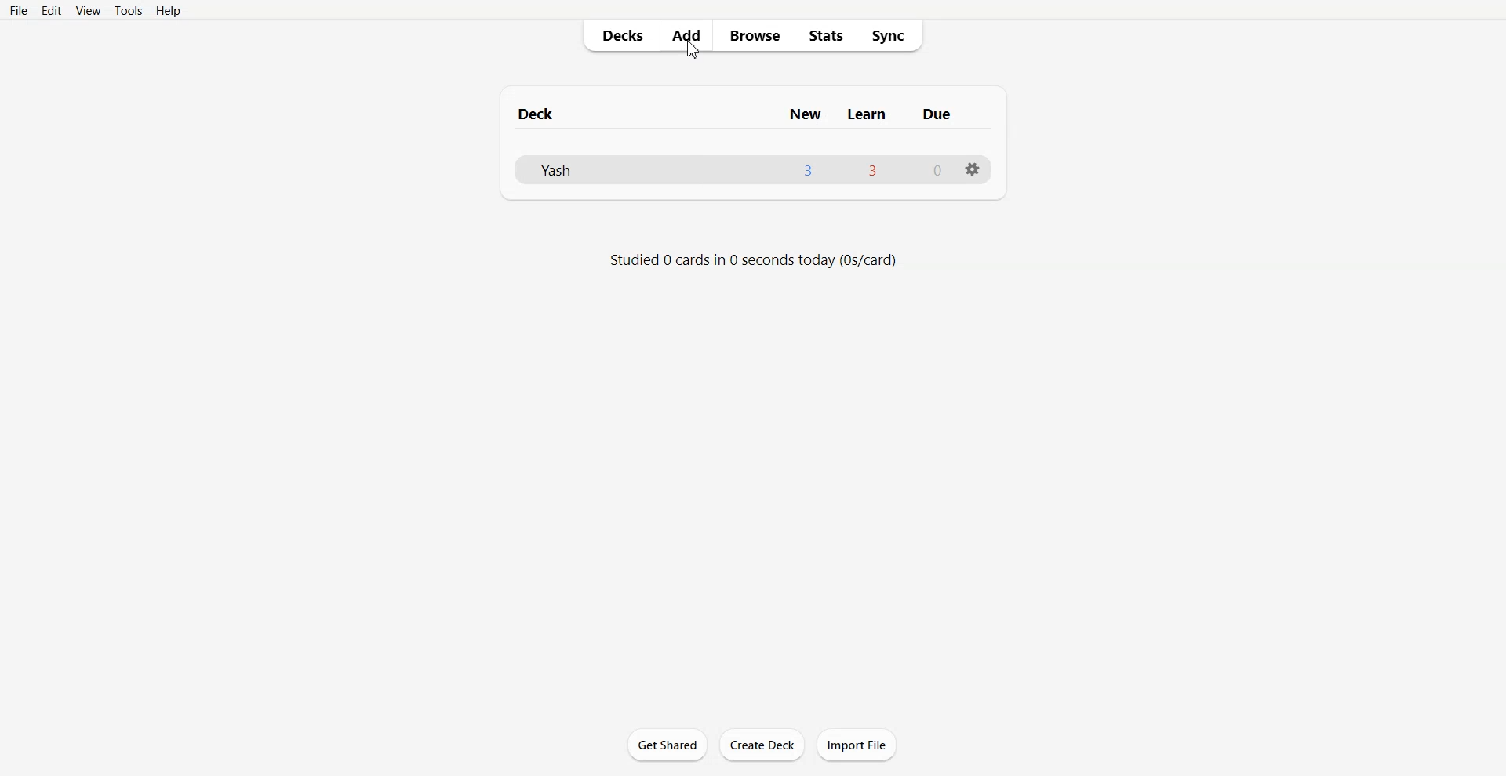  Describe the element at coordinates (19, 11) in the screenshot. I see `File` at that location.